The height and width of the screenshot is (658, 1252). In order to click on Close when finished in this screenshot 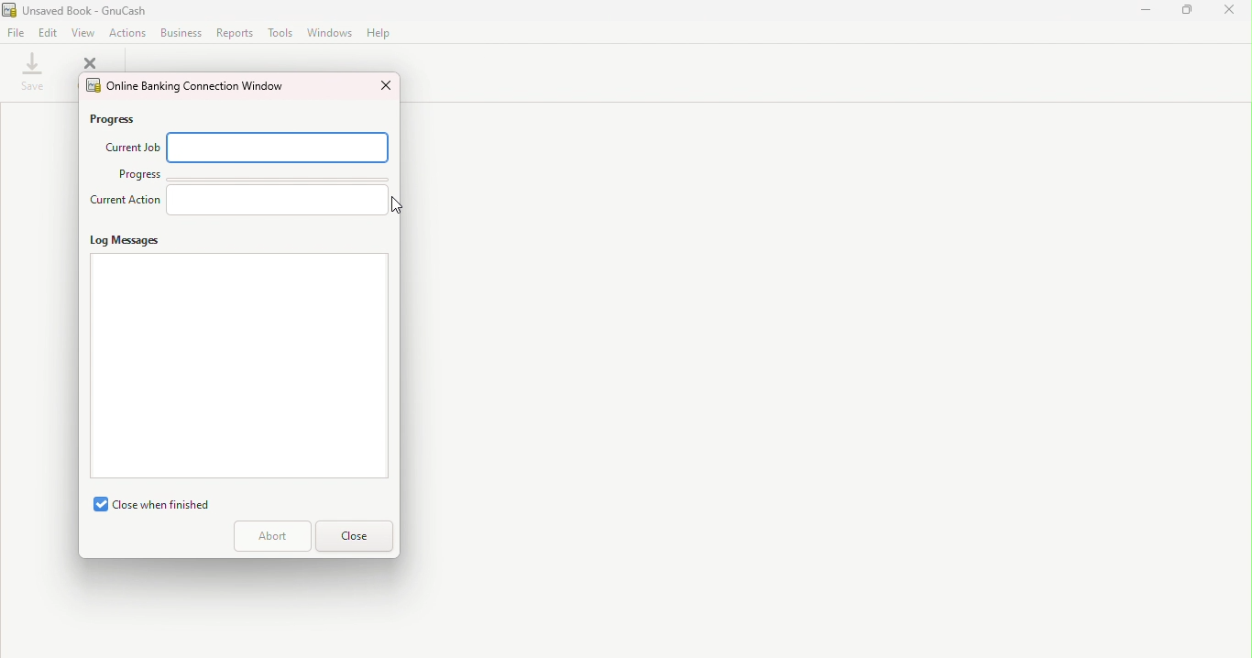, I will do `click(146, 502)`.